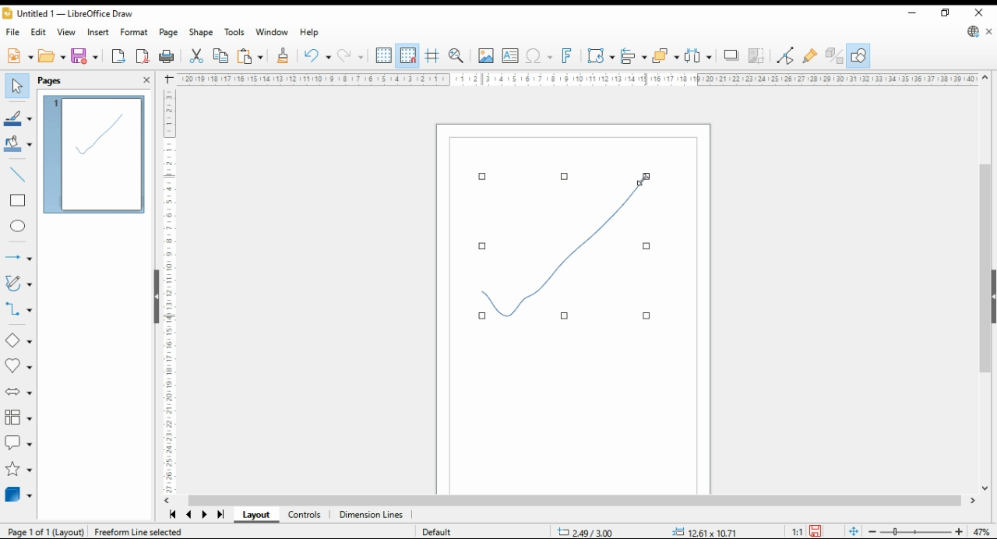 This screenshot has width=997, height=539. I want to click on insert line , so click(19, 175).